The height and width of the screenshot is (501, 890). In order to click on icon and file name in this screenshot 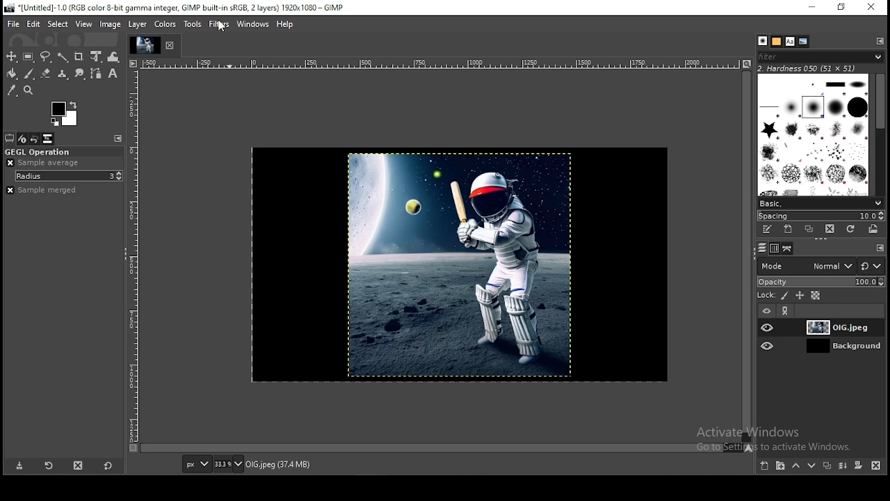, I will do `click(176, 8)`.